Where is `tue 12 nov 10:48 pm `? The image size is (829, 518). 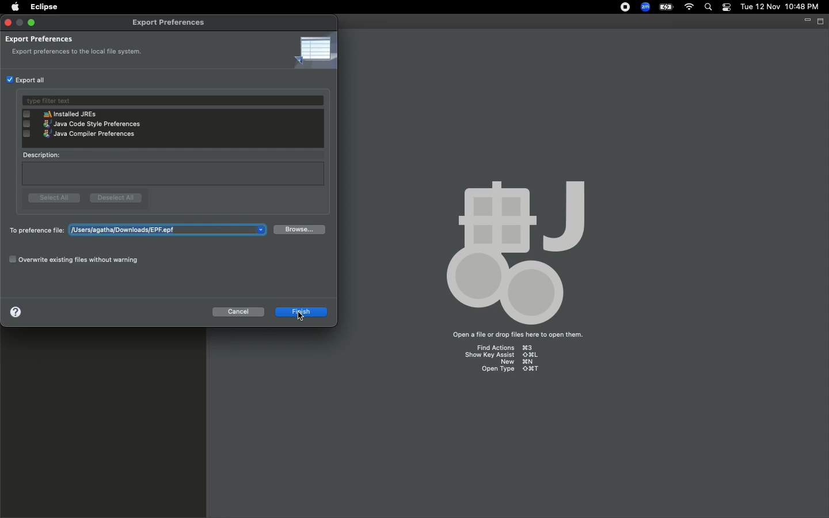
tue 12 nov 10:48 pm  is located at coordinates (779, 6).